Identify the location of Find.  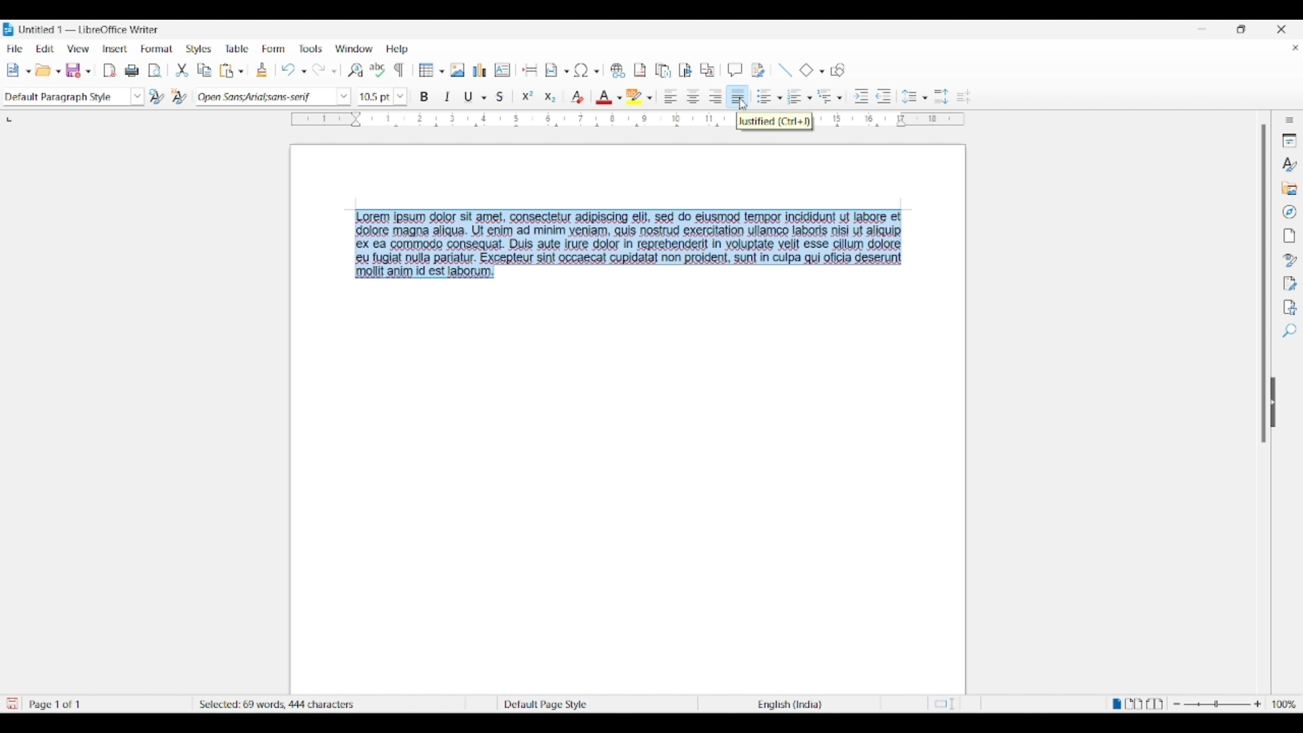
(1291, 330).